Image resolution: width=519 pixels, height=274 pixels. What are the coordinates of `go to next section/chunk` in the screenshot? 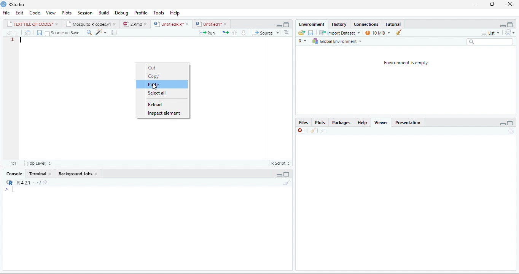 It's located at (243, 32).